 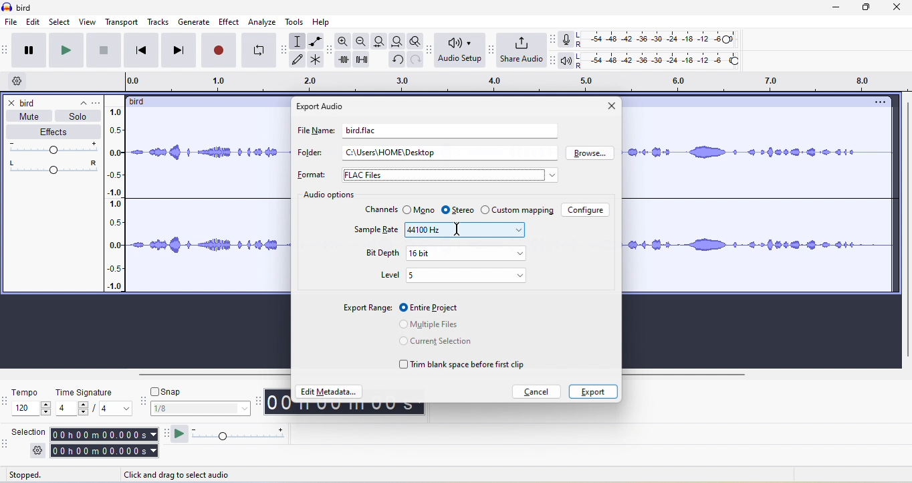 I want to click on bit depth, so click(x=380, y=252).